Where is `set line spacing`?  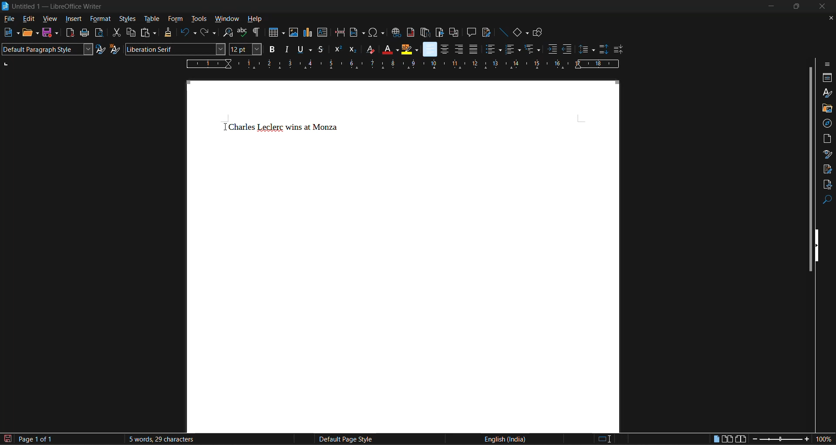 set line spacing is located at coordinates (587, 50).